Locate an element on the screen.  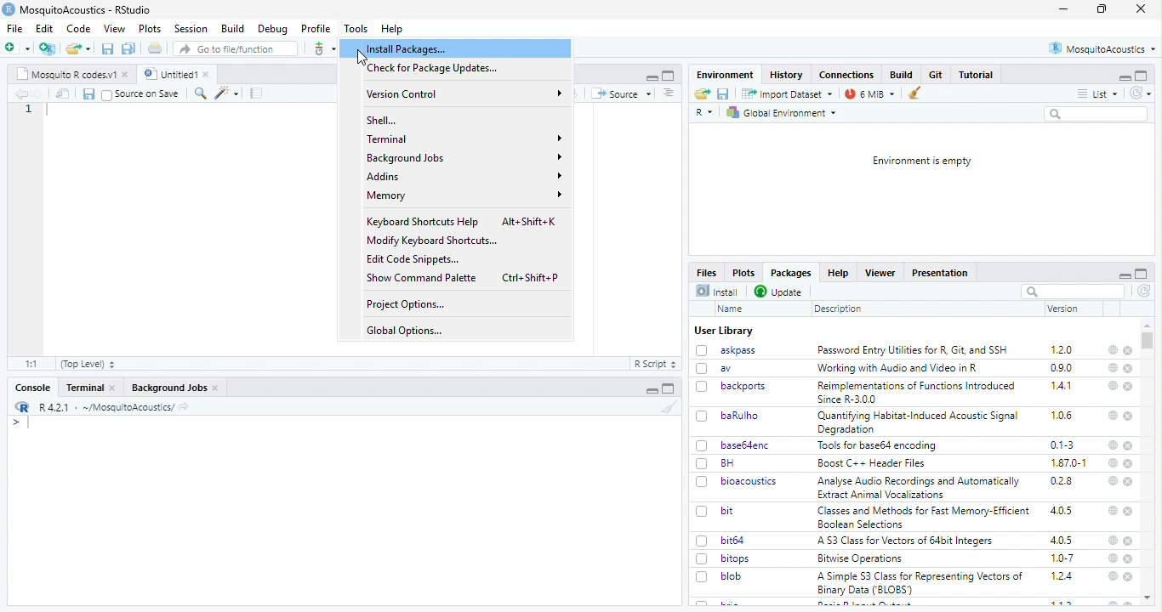
maiximize is located at coordinates (669, 388).